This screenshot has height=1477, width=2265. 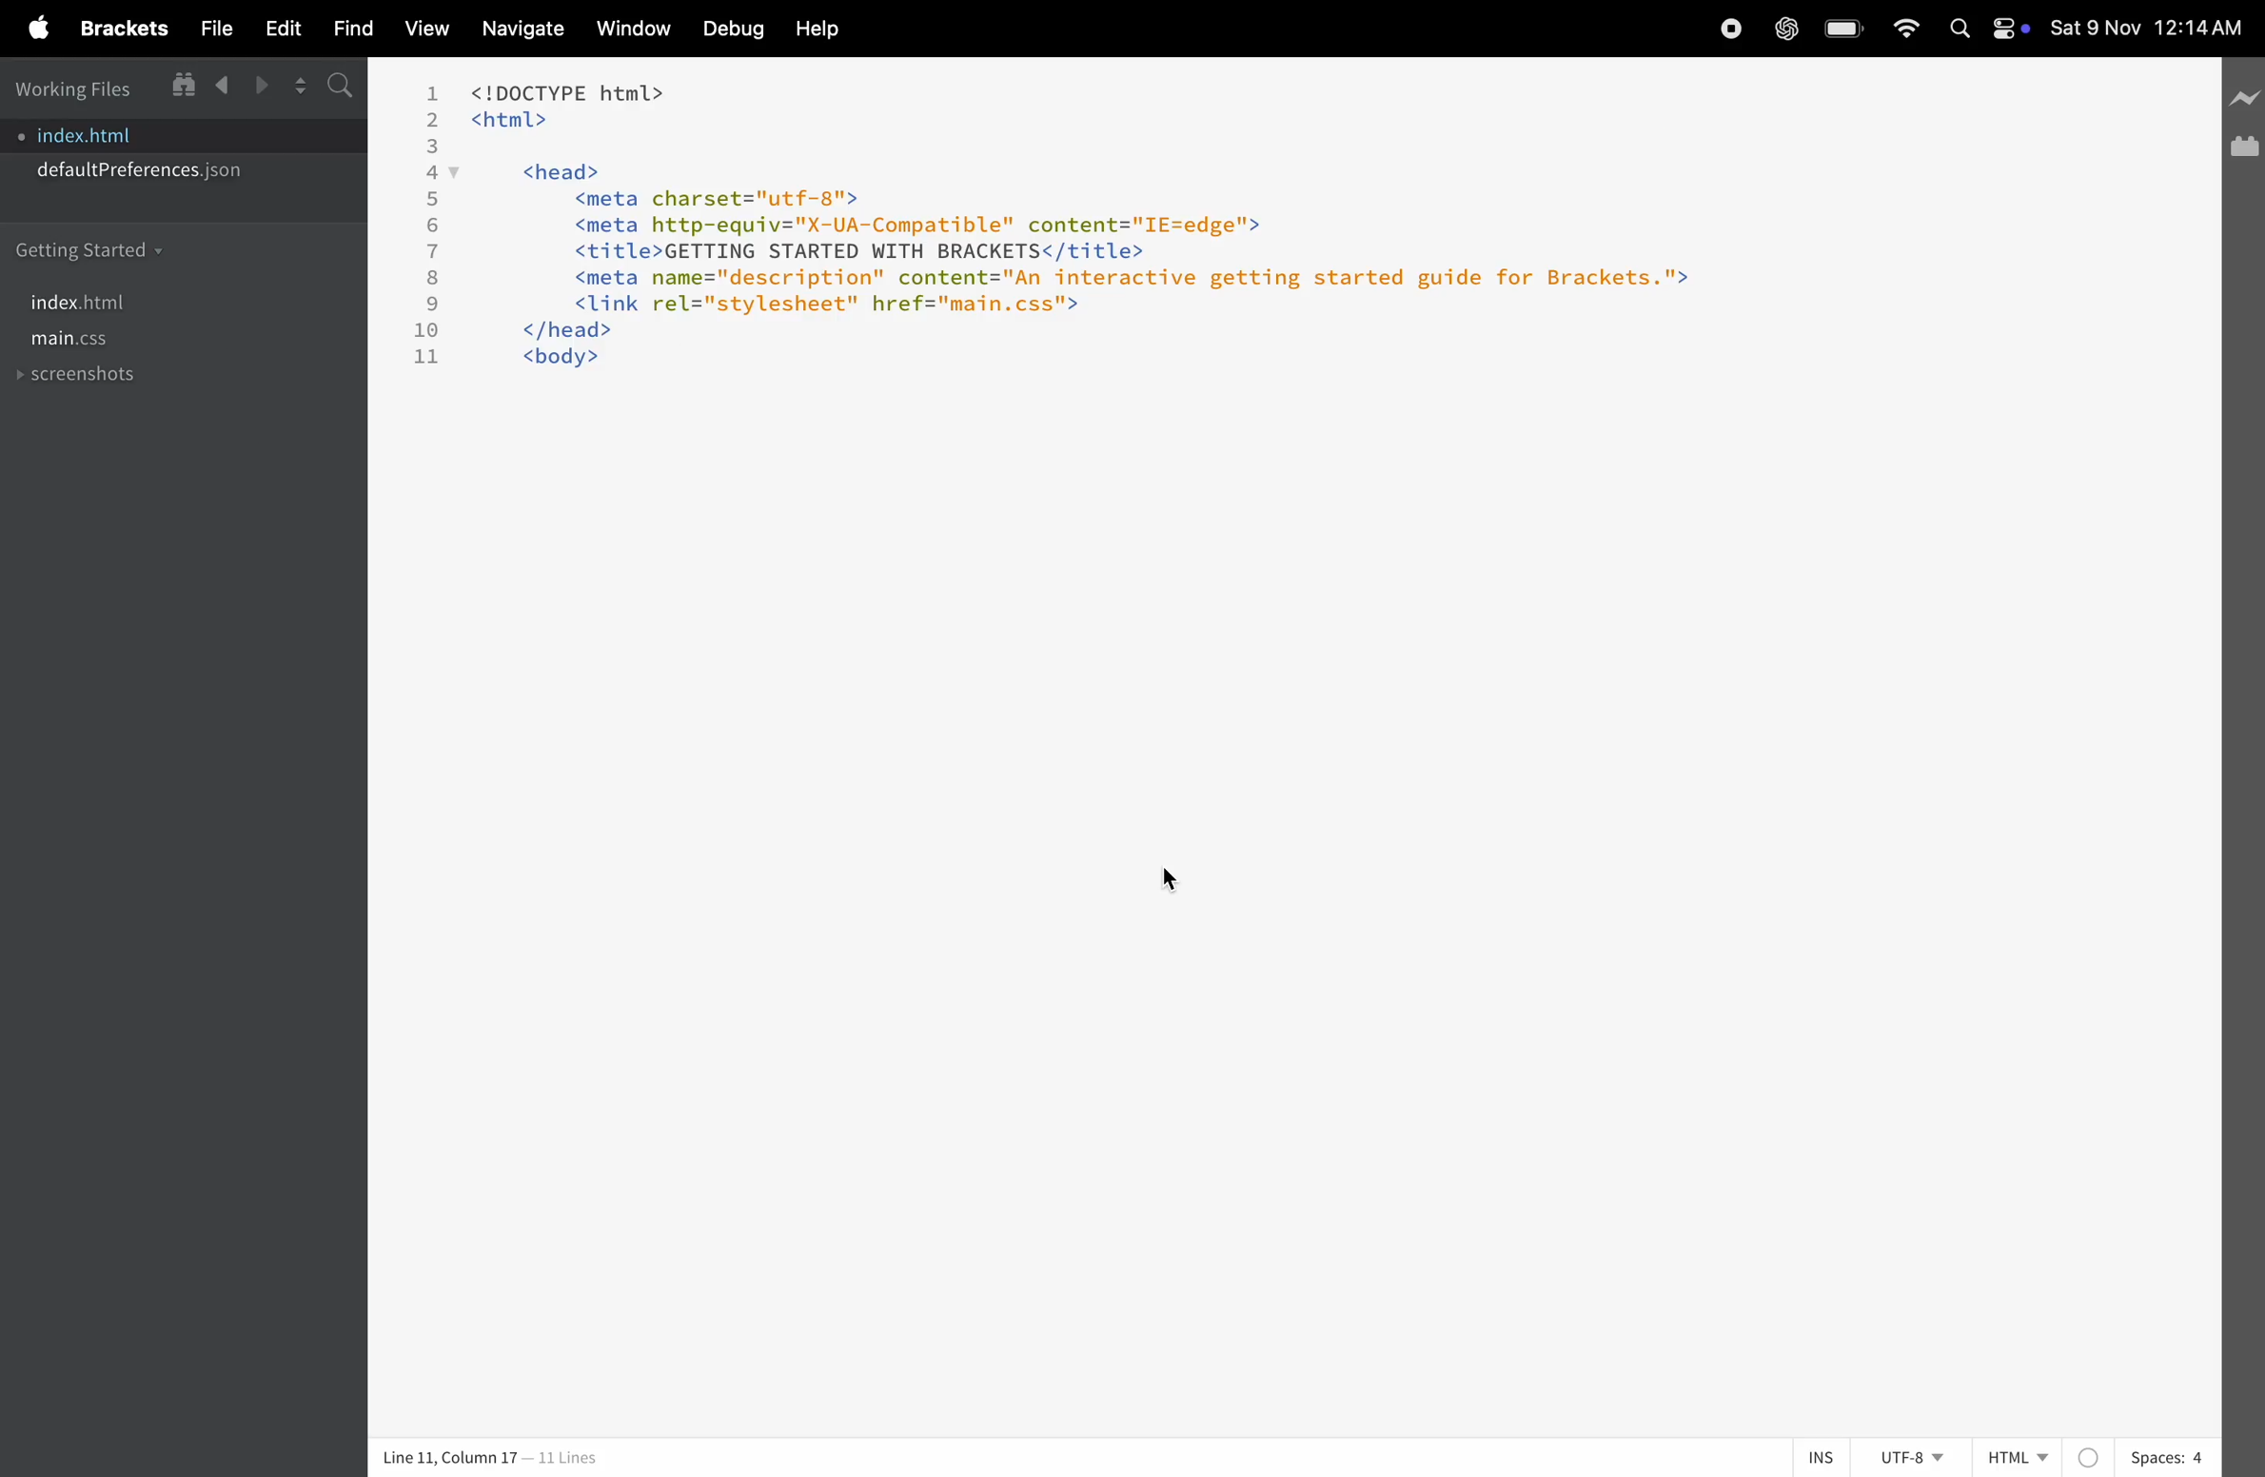 What do you see at coordinates (223, 84) in the screenshot?
I see `backward` at bounding box center [223, 84].